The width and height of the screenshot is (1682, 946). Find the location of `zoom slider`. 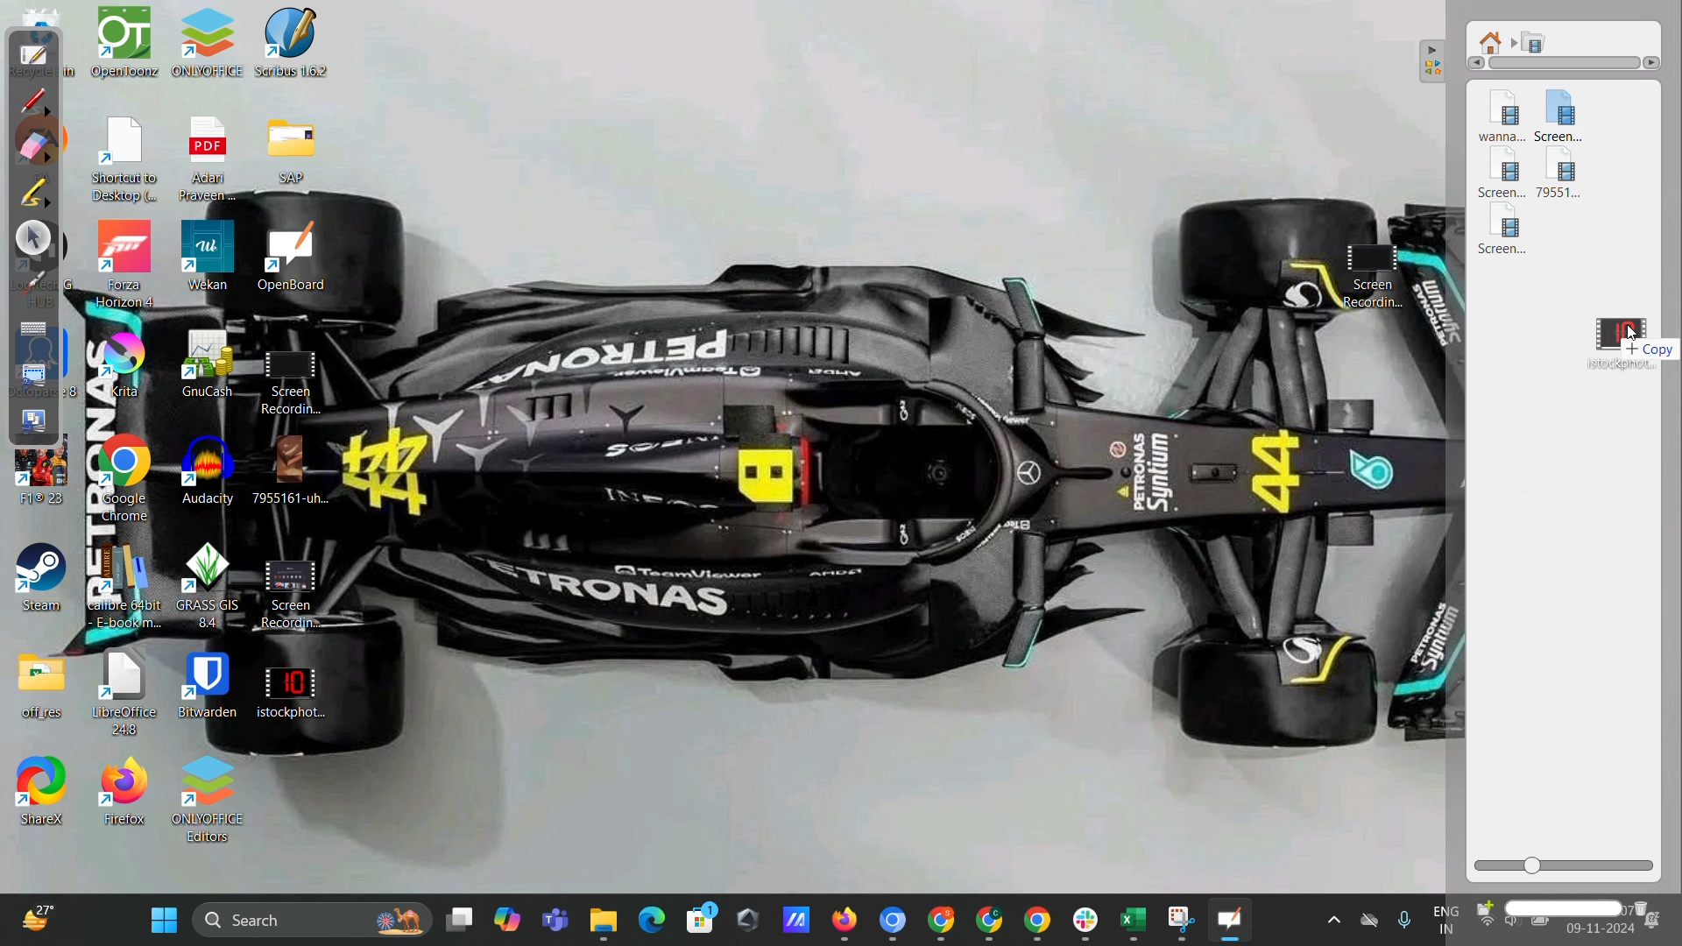

zoom slider is located at coordinates (1561, 862).